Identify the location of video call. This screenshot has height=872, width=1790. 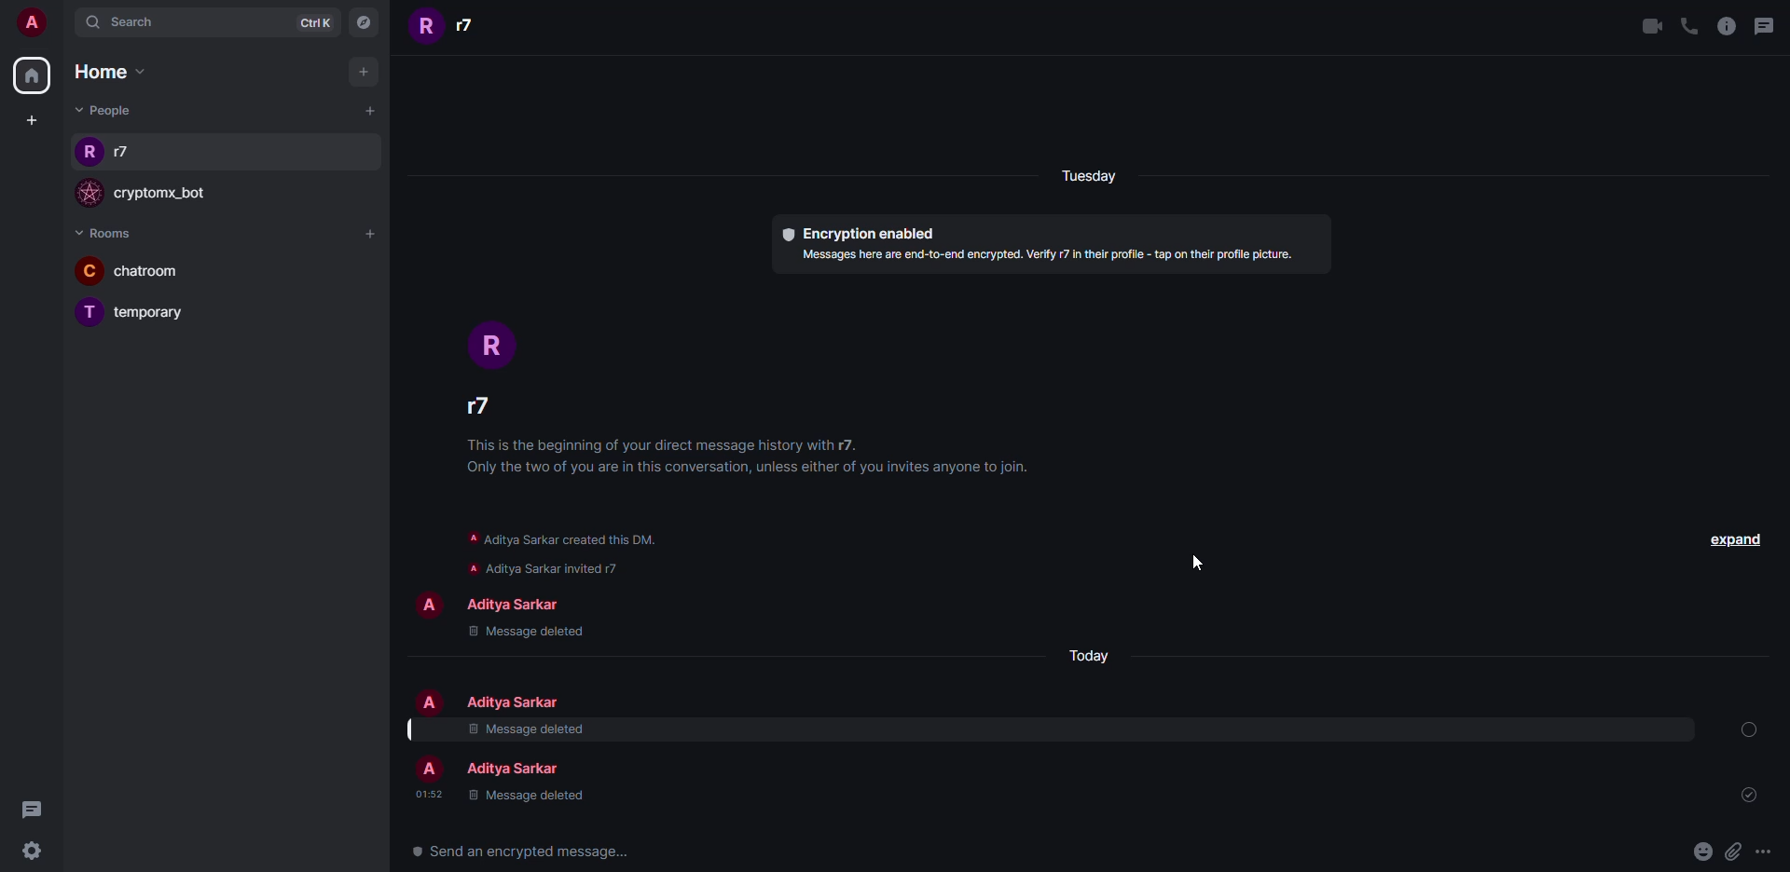
(1646, 25).